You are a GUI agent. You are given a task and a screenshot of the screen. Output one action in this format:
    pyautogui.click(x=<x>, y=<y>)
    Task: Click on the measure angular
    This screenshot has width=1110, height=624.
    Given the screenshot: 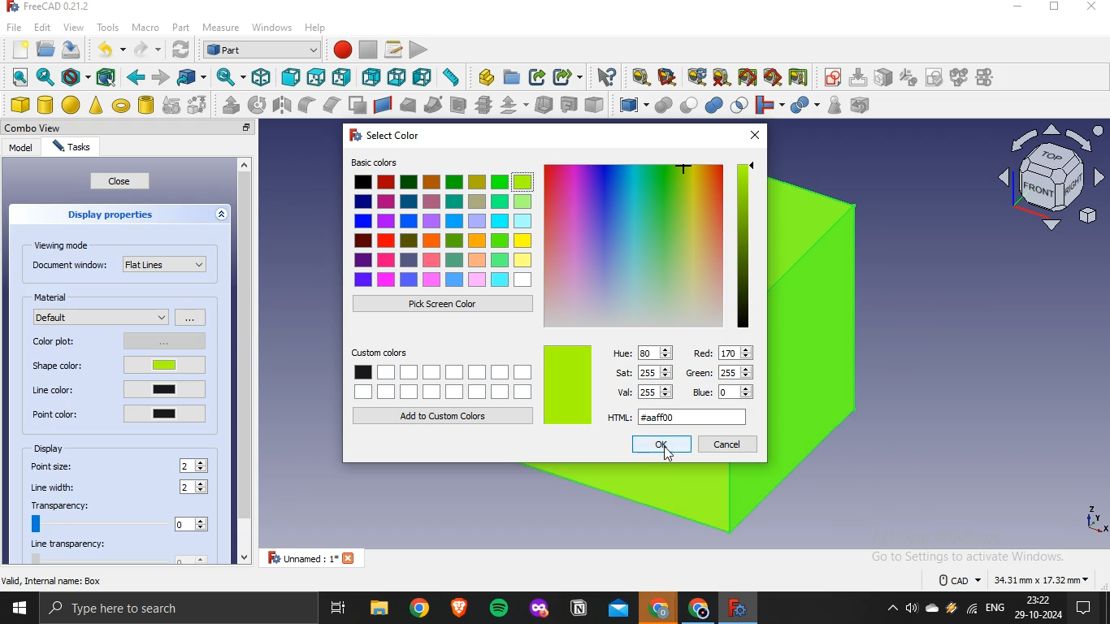 What is the action you would take?
    pyautogui.click(x=668, y=77)
    